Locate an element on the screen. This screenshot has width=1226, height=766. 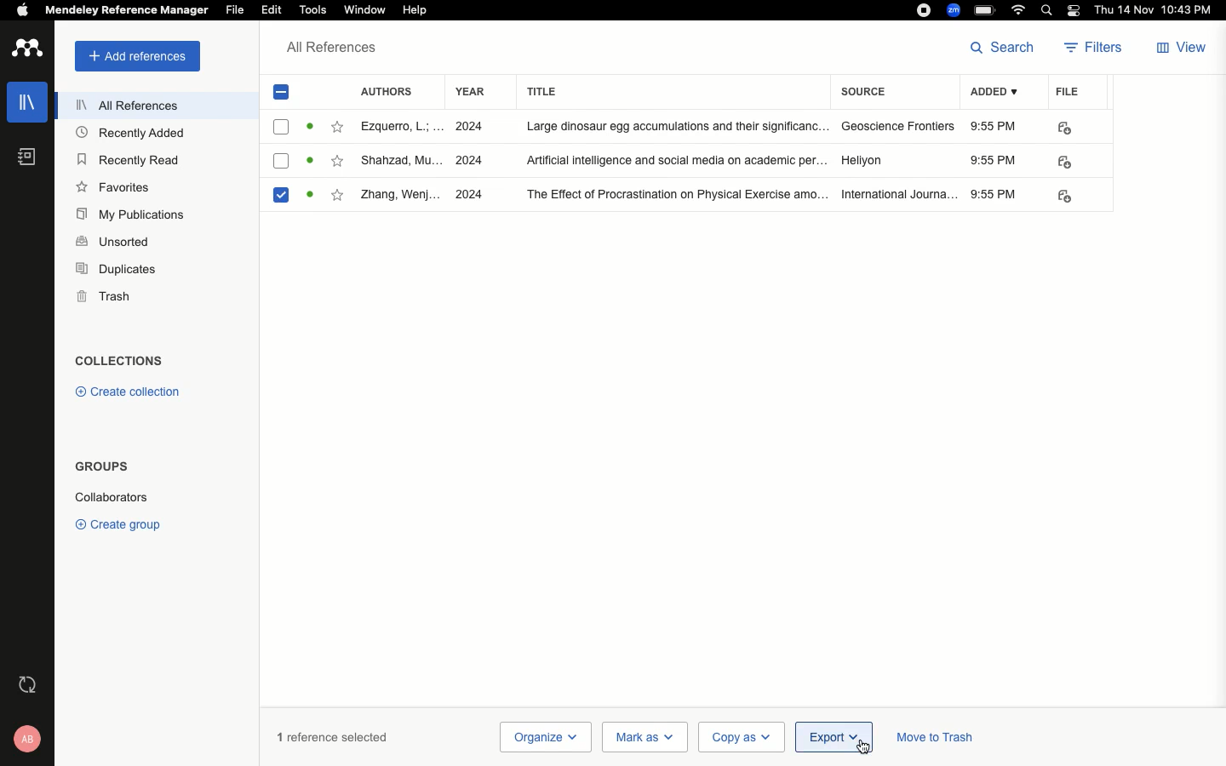
File is located at coordinates (236, 10).